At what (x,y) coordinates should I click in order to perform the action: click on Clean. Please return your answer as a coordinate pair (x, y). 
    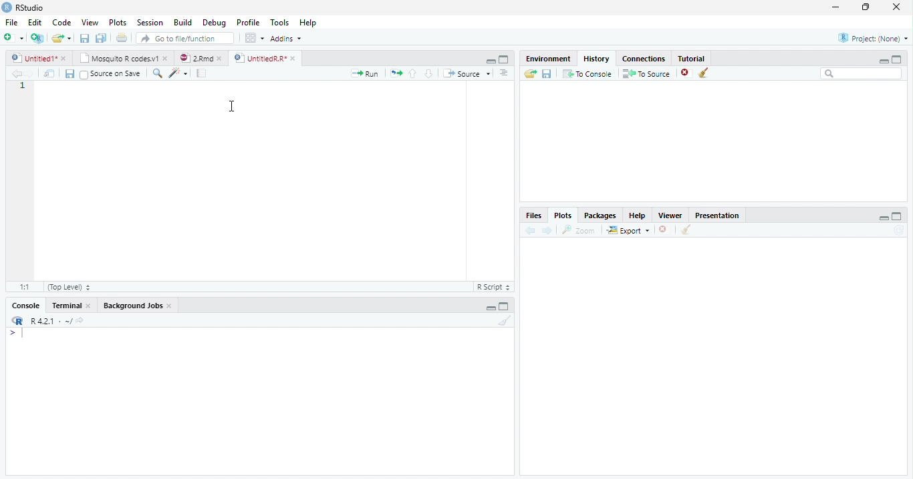
    Looking at the image, I should click on (686, 230).